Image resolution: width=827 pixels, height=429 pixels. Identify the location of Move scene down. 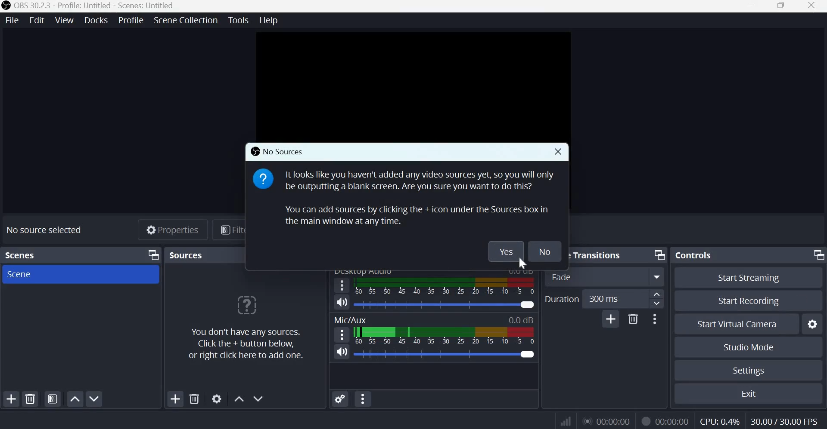
(95, 398).